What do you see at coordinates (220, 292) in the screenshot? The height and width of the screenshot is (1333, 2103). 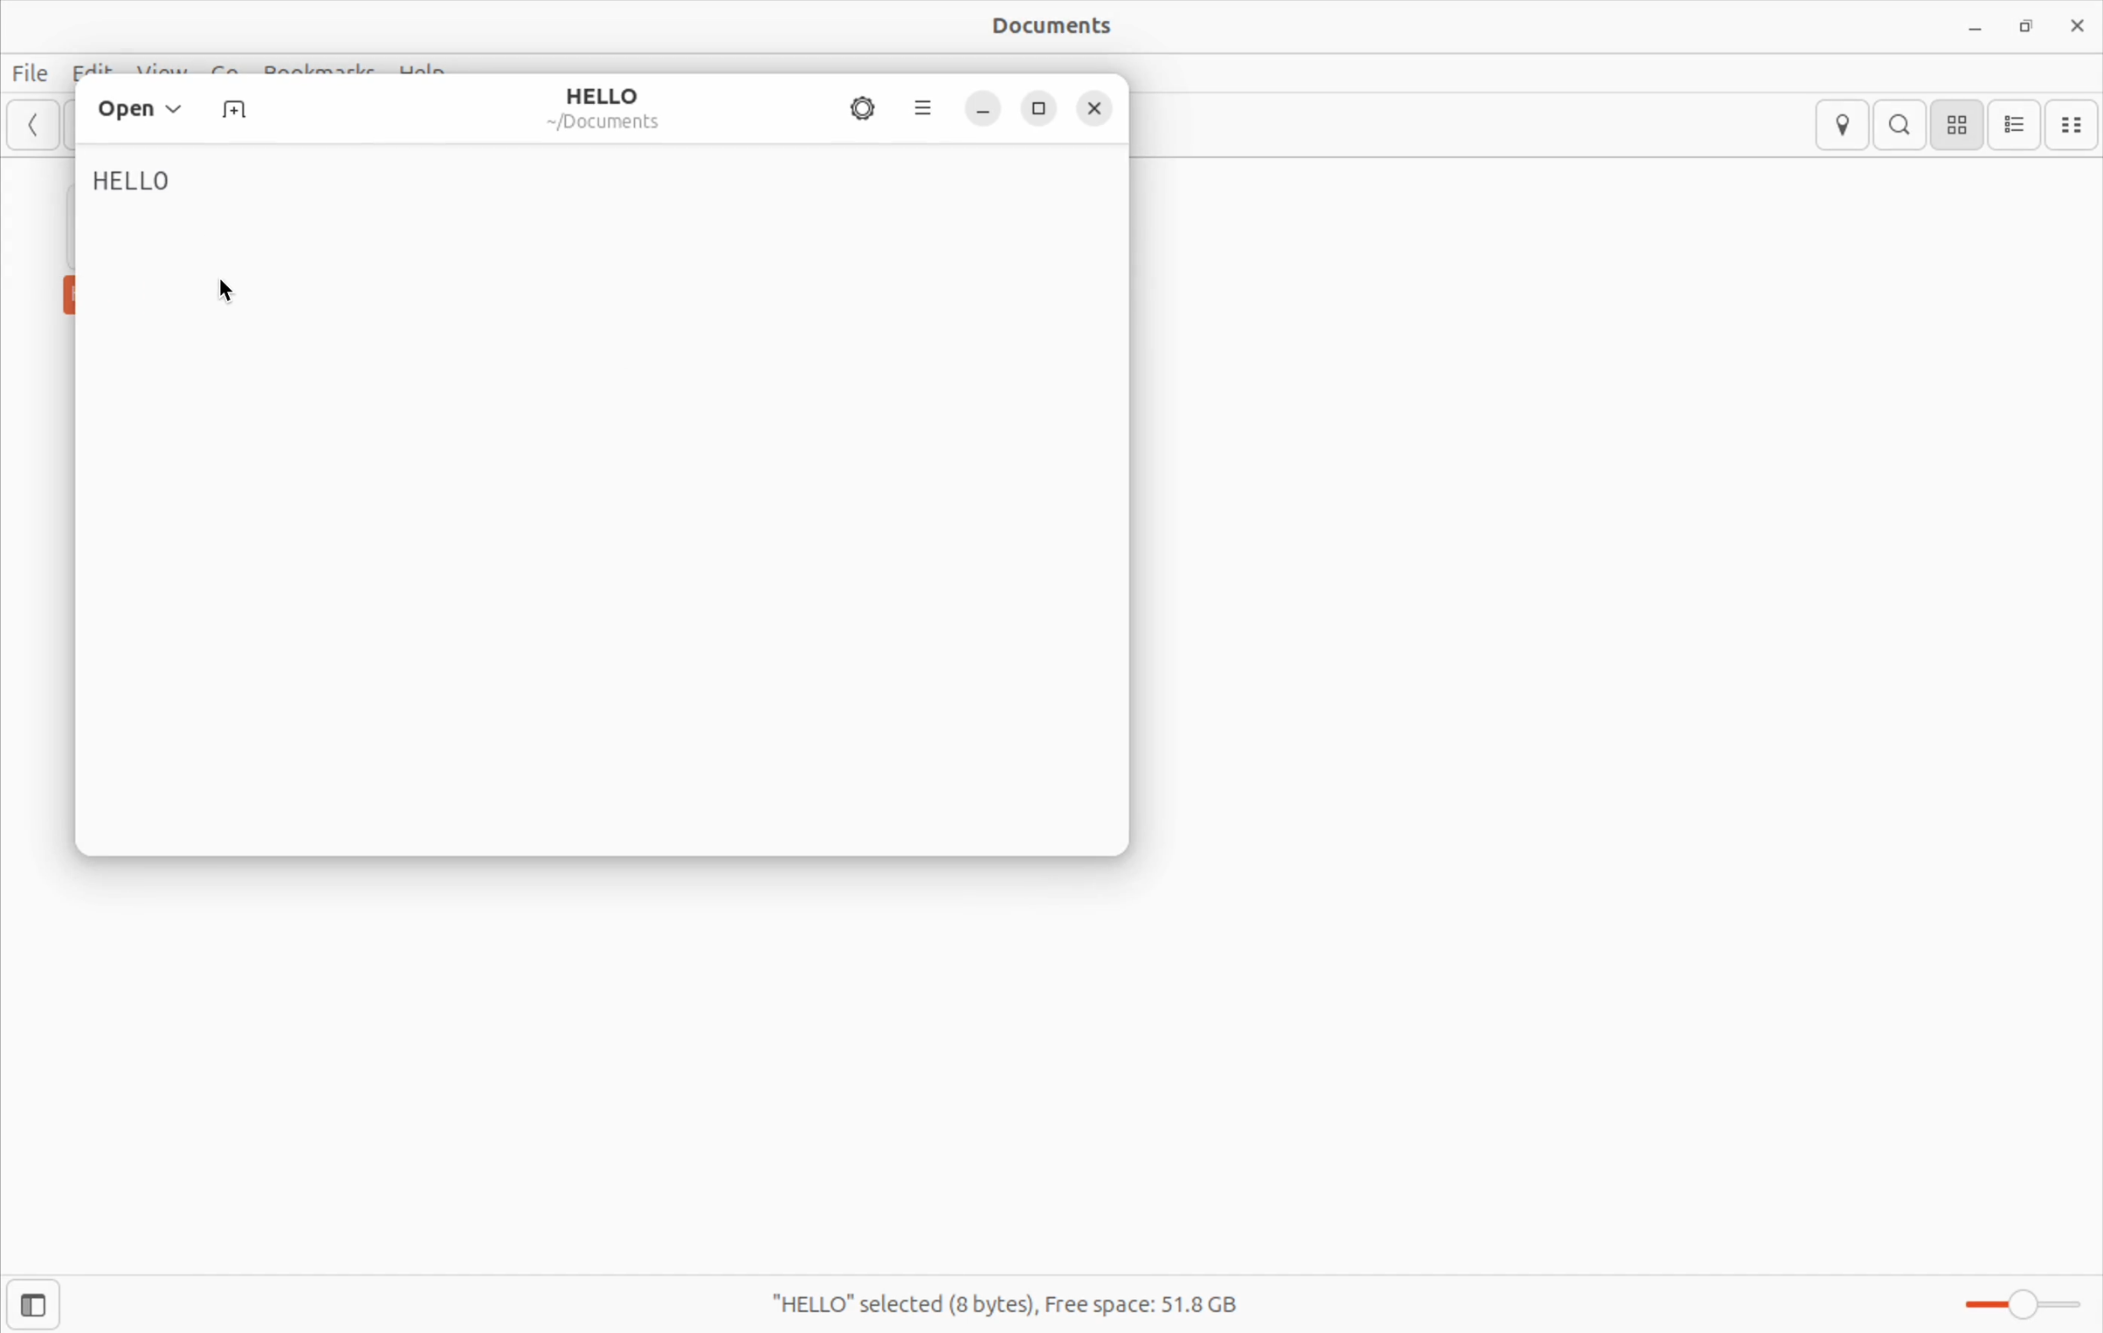 I see `cursor` at bounding box center [220, 292].